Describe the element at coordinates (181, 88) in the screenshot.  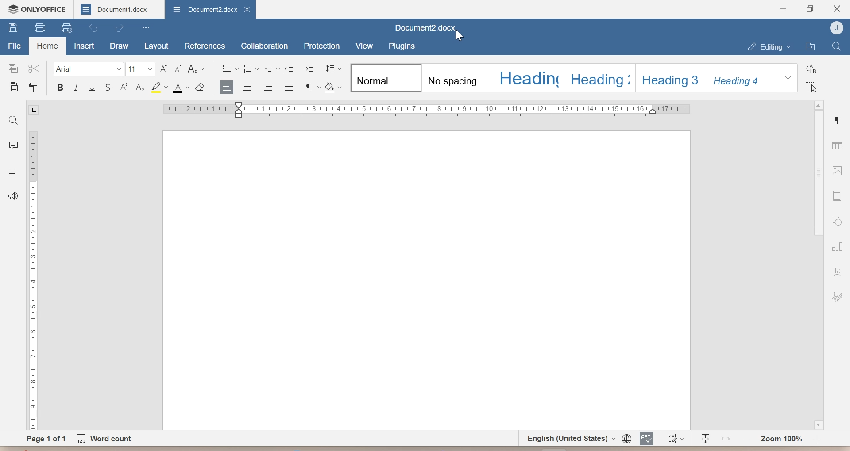
I see `` at that location.